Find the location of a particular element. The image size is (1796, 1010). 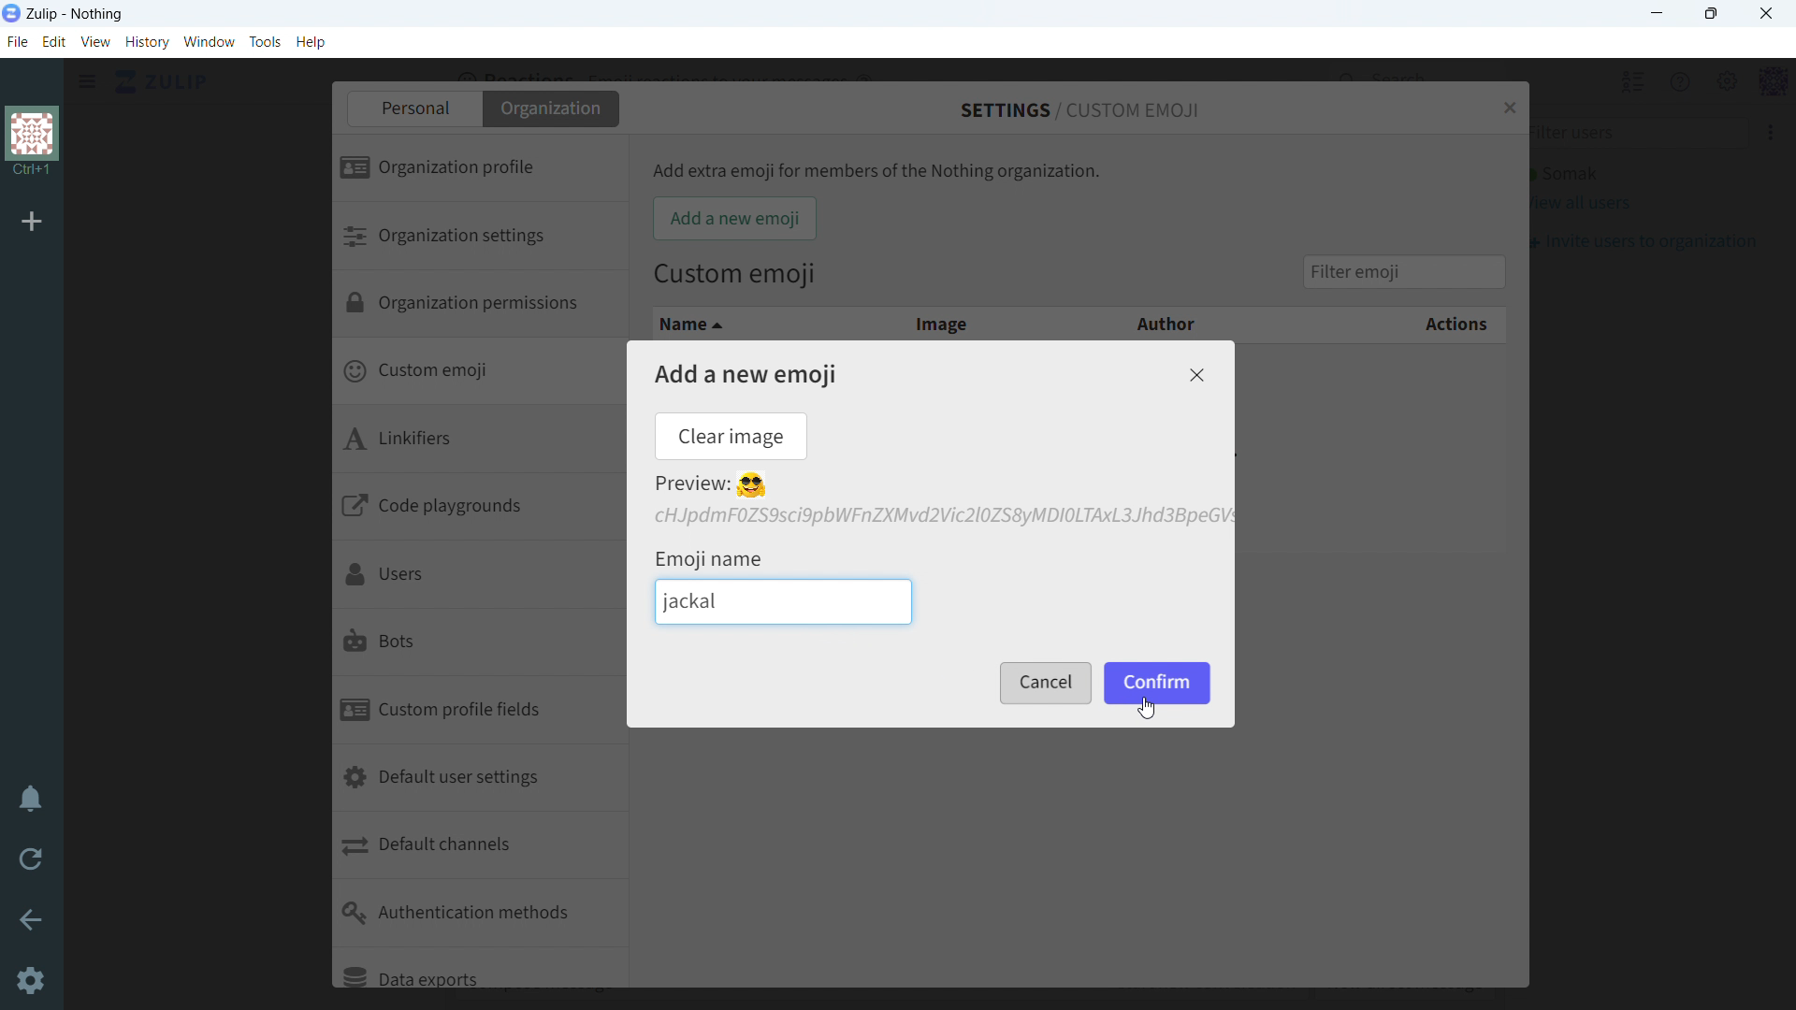

custom emoji is located at coordinates (477, 374).